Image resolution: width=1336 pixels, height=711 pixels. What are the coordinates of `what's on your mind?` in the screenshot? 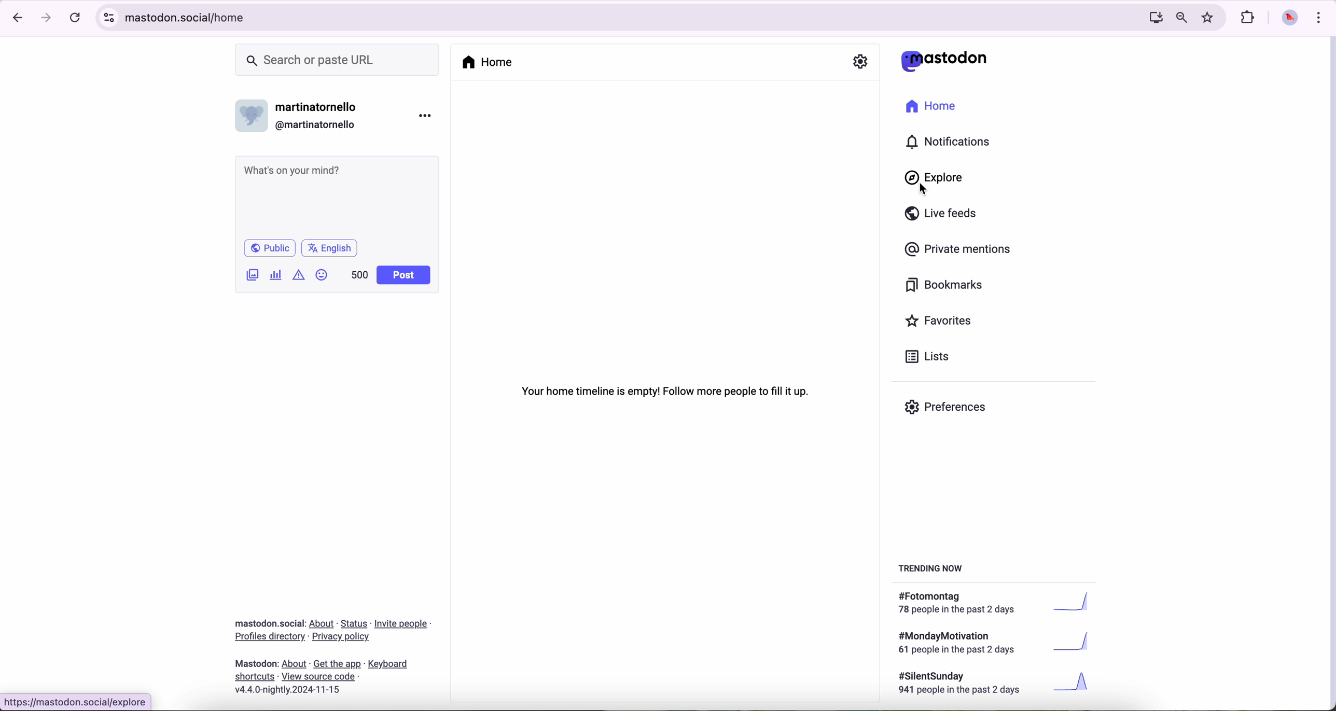 It's located at (336, 196).